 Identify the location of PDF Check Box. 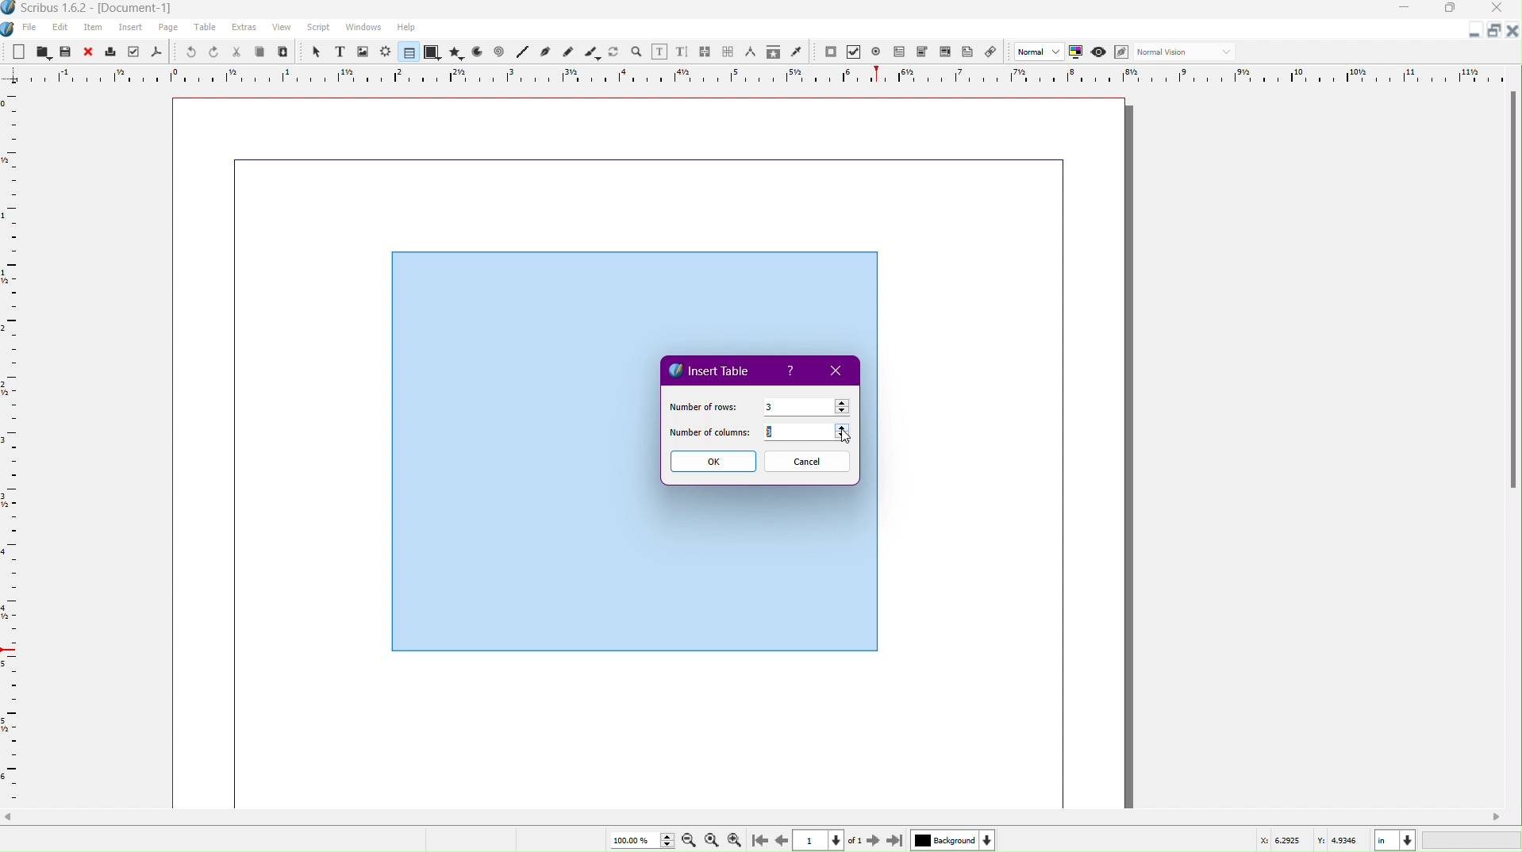
(856, 53).